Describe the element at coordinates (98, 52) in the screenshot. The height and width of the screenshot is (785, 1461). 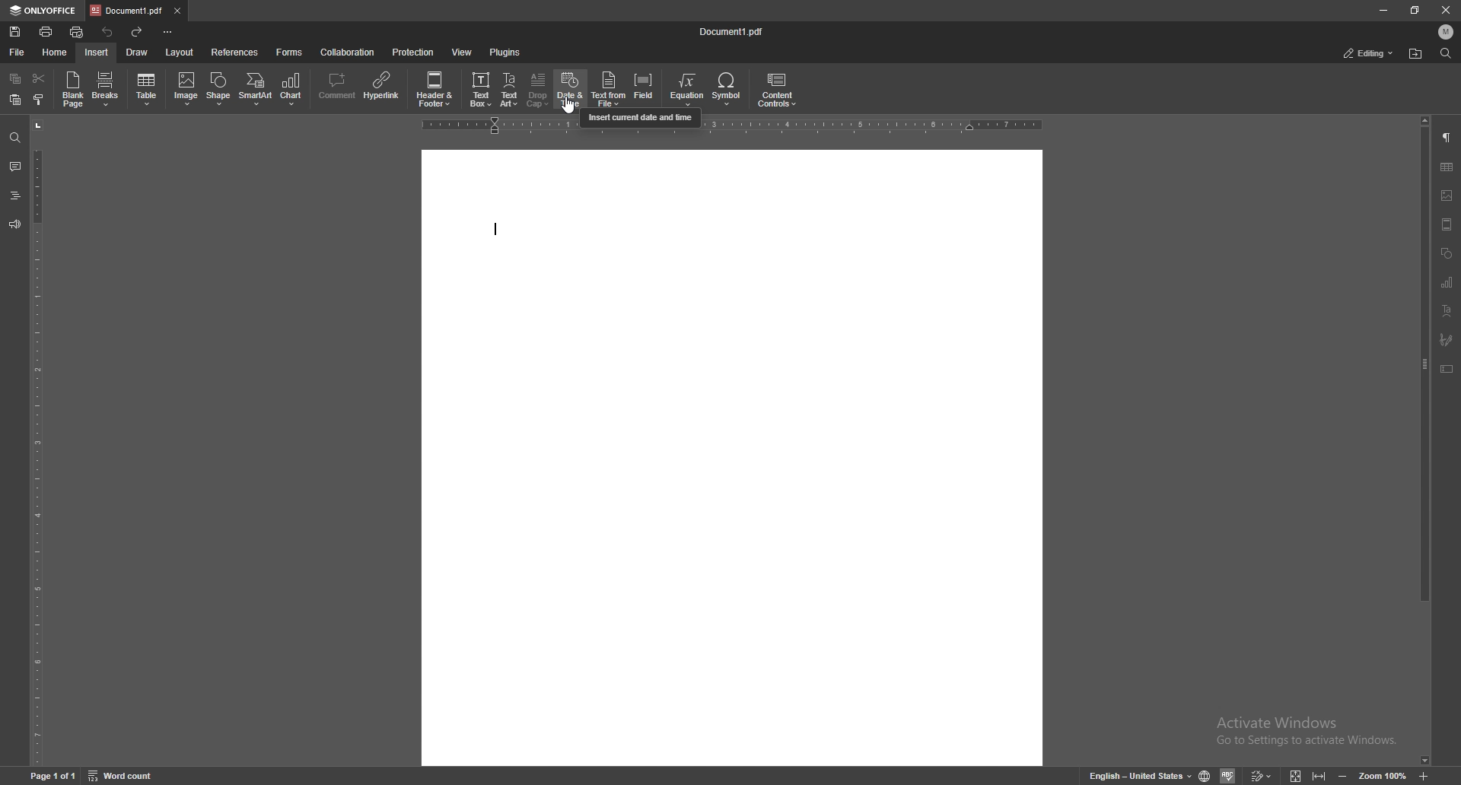
I see `insert` at that location.